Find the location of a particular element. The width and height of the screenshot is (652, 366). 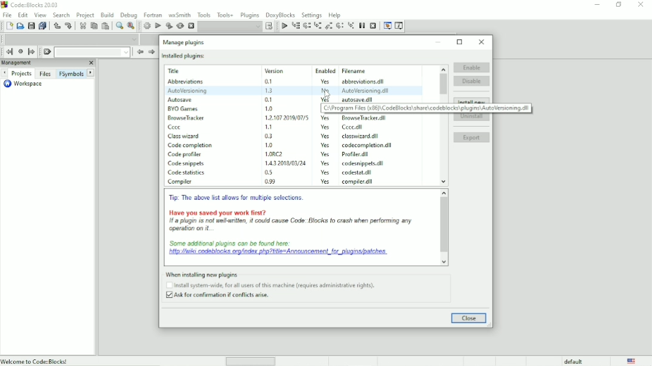

Debugging windows is located at coordinates (387, 26).